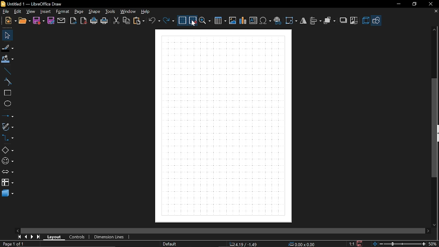 The height and width of the screenshot is (247, 439). I want to click on go to first page, so click(19, 237).